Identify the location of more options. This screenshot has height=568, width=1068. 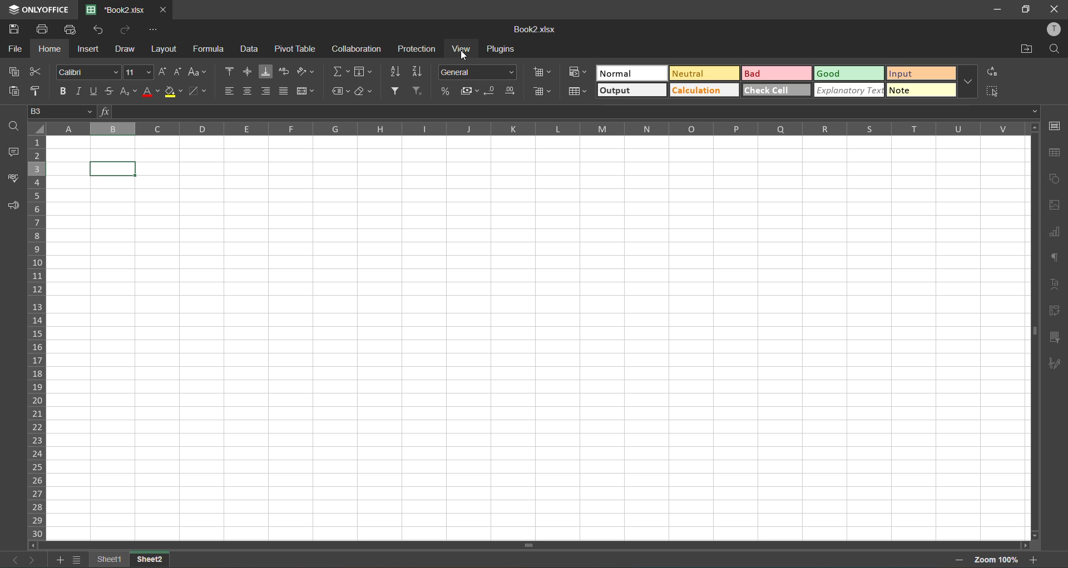
(970, 80).